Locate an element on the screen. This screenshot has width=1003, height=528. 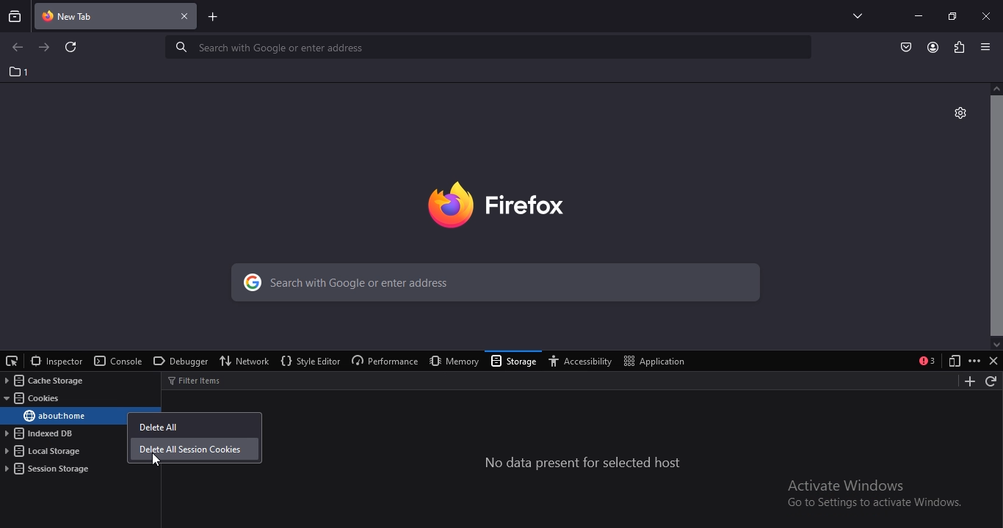
performance is located at coordinates (383, 362).